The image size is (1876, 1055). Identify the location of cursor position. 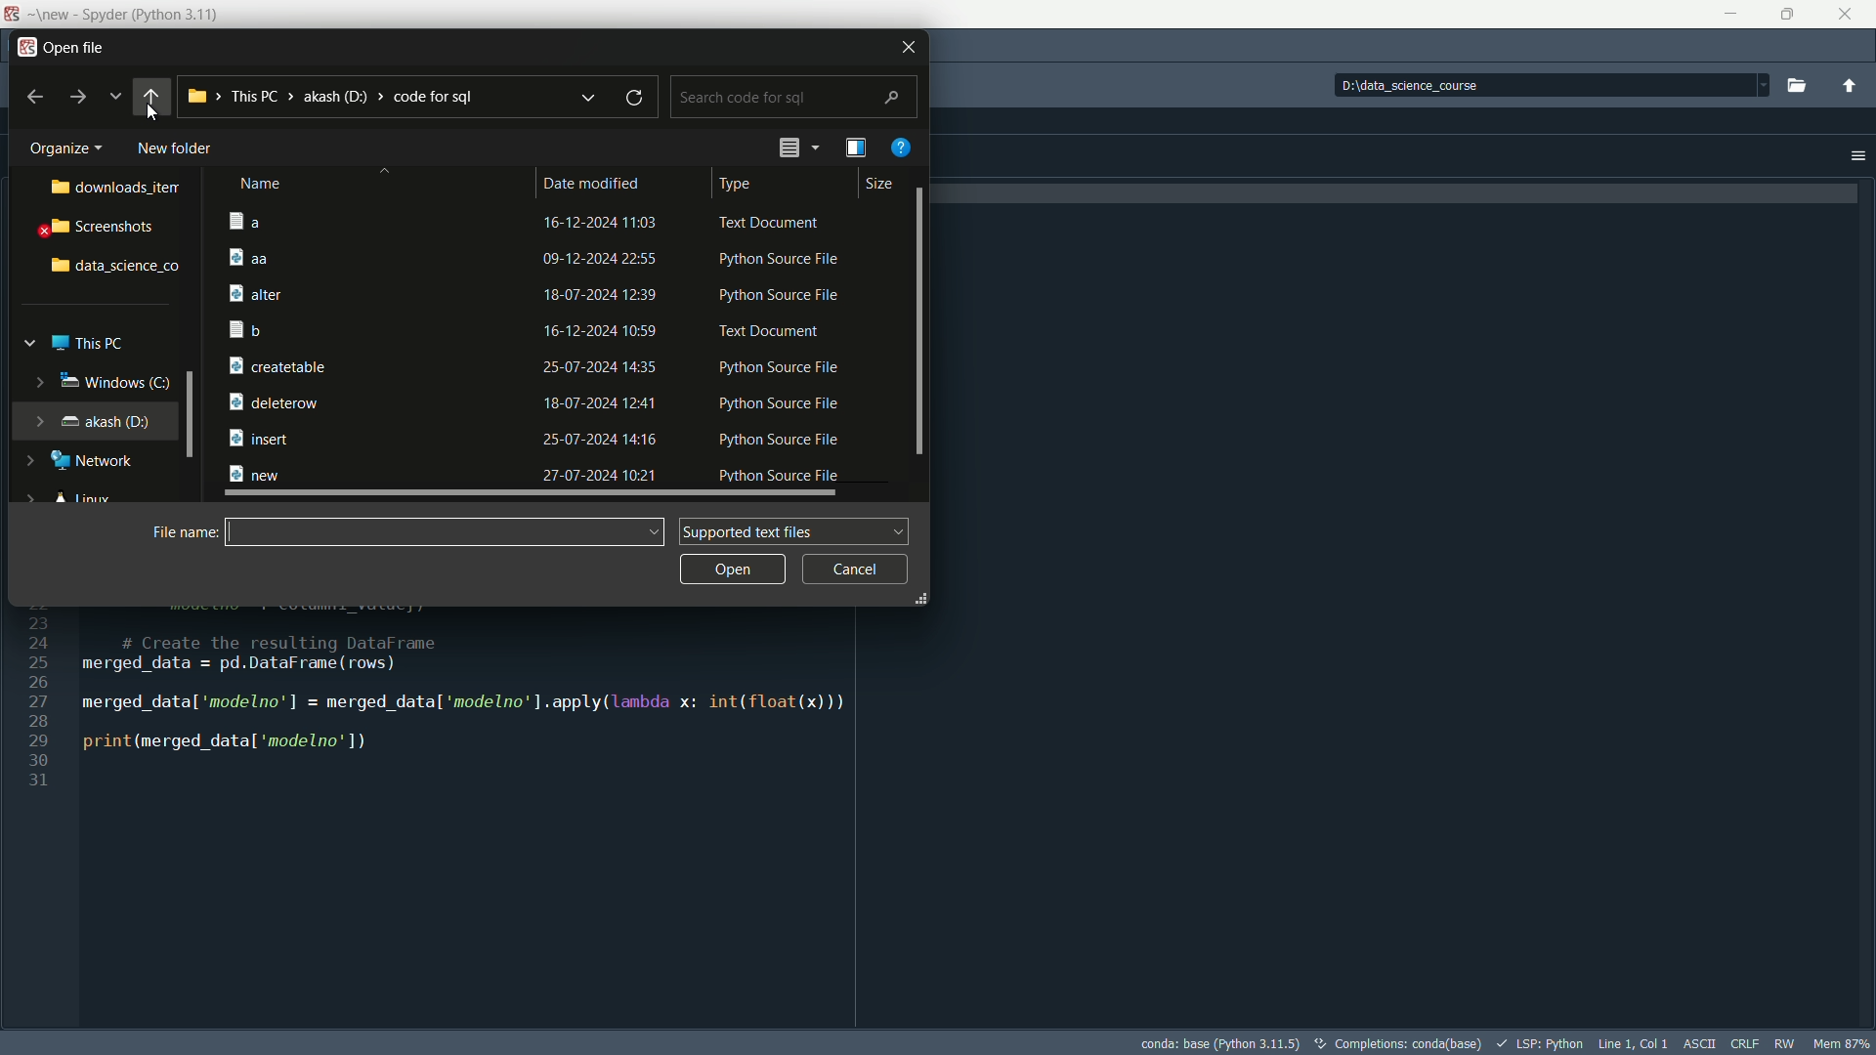
(1633, 1043).